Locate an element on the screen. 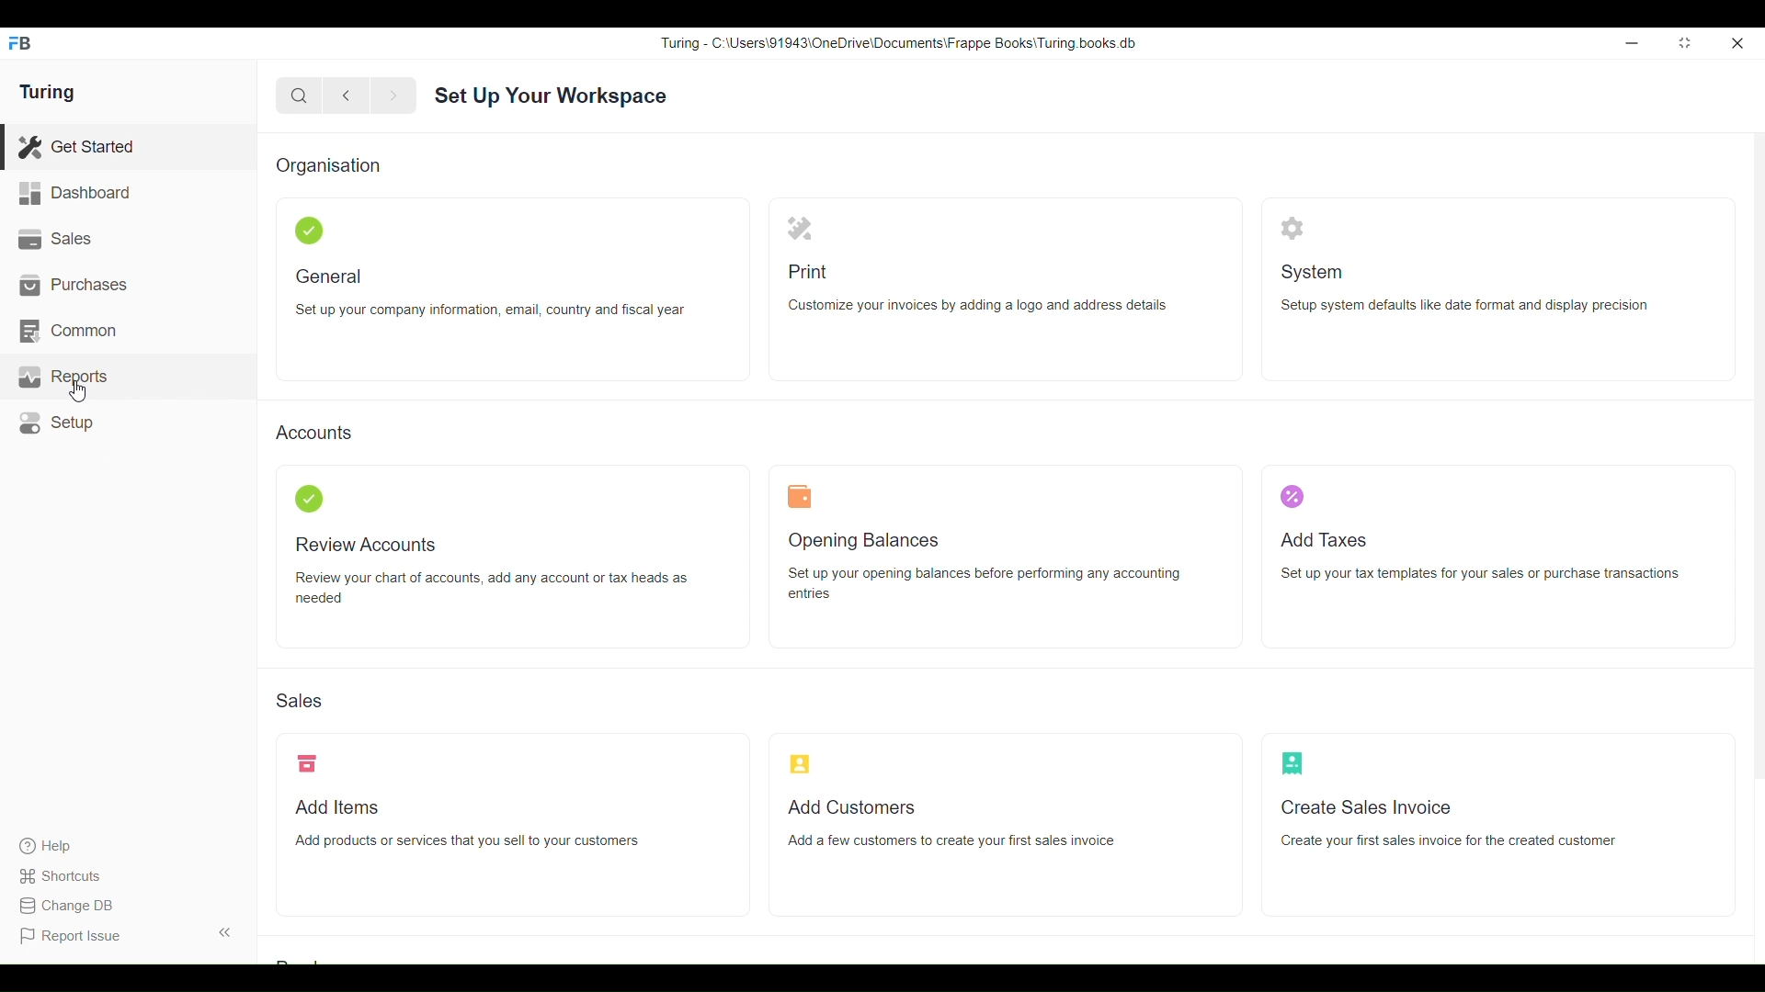 The image size is (1765, 992). Review Accounts icon is located at coordinates (309, 498).